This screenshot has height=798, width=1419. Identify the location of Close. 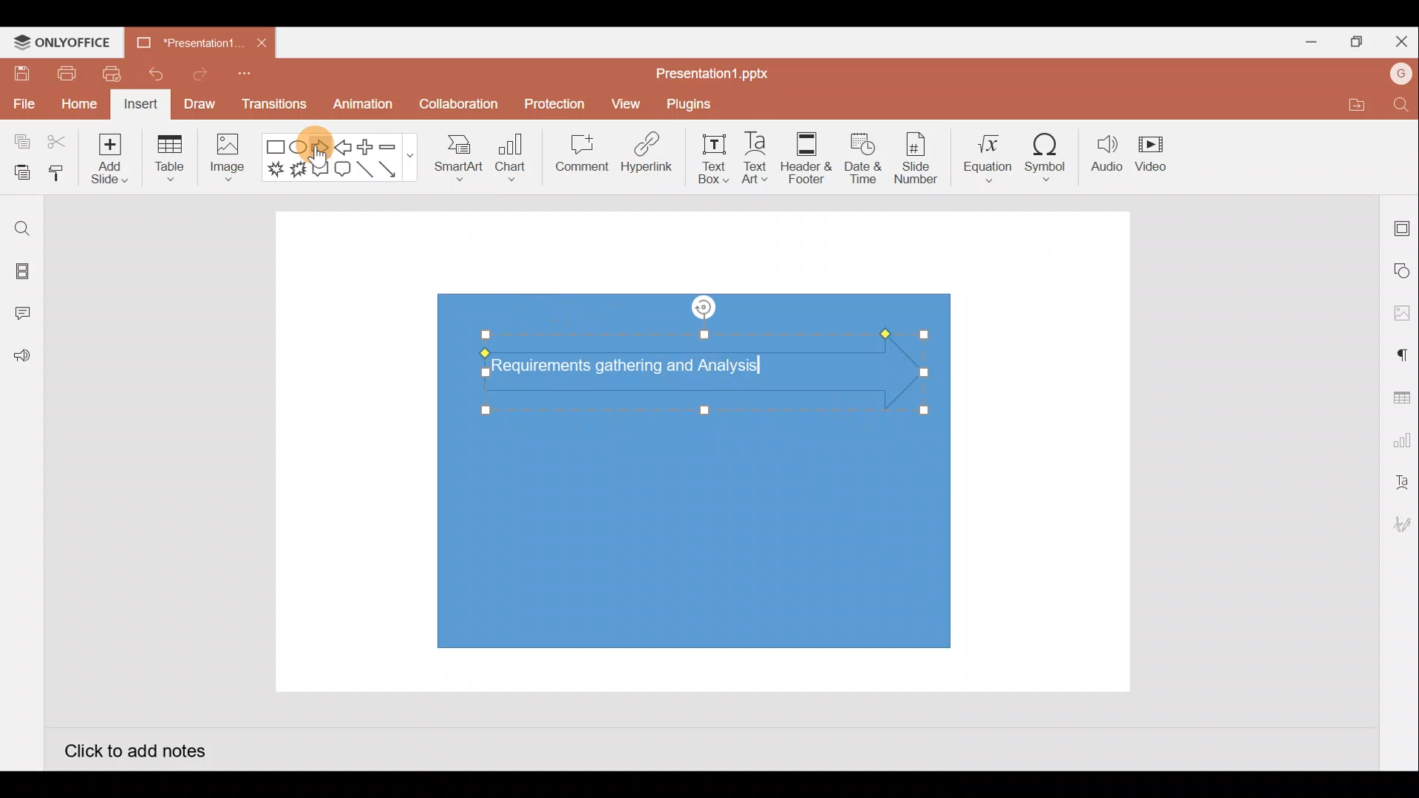
(1398, 38).